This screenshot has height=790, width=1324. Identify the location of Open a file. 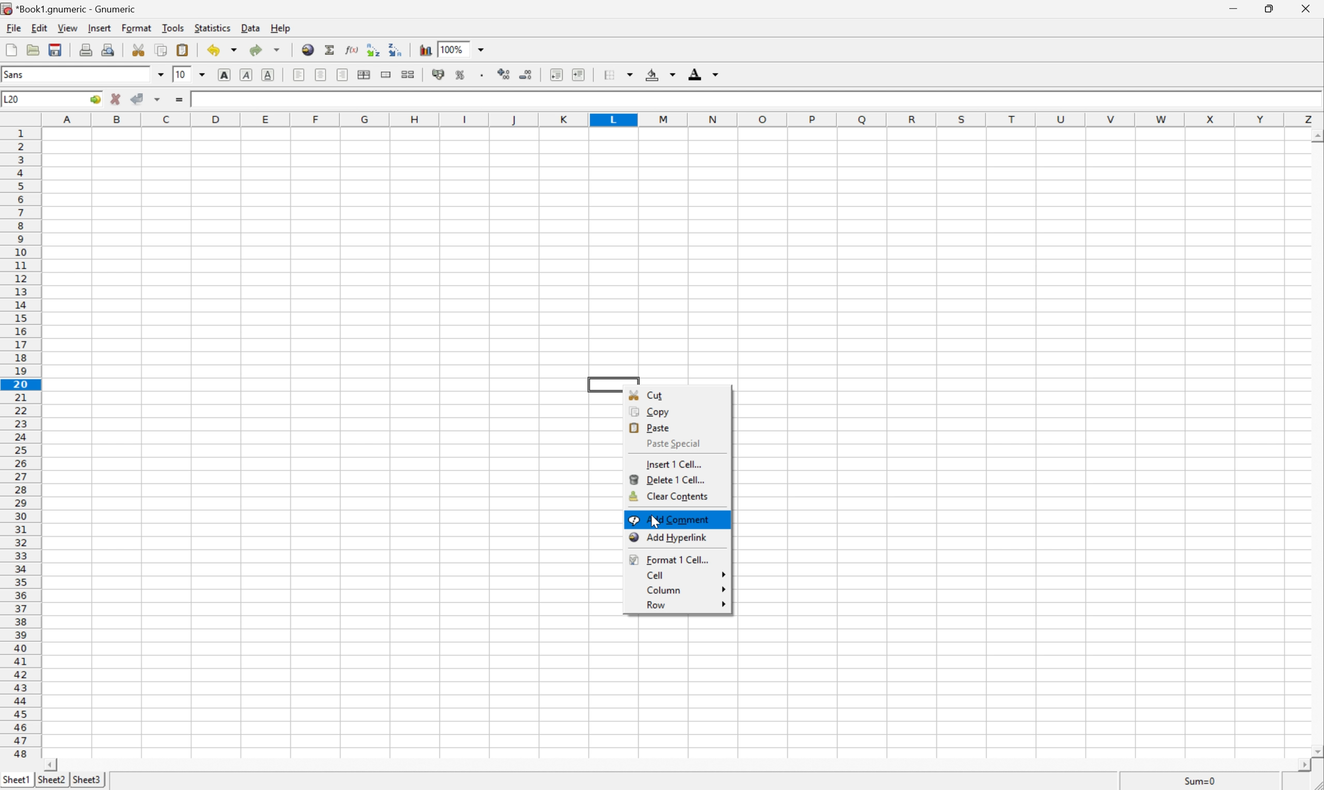
(33, 50).